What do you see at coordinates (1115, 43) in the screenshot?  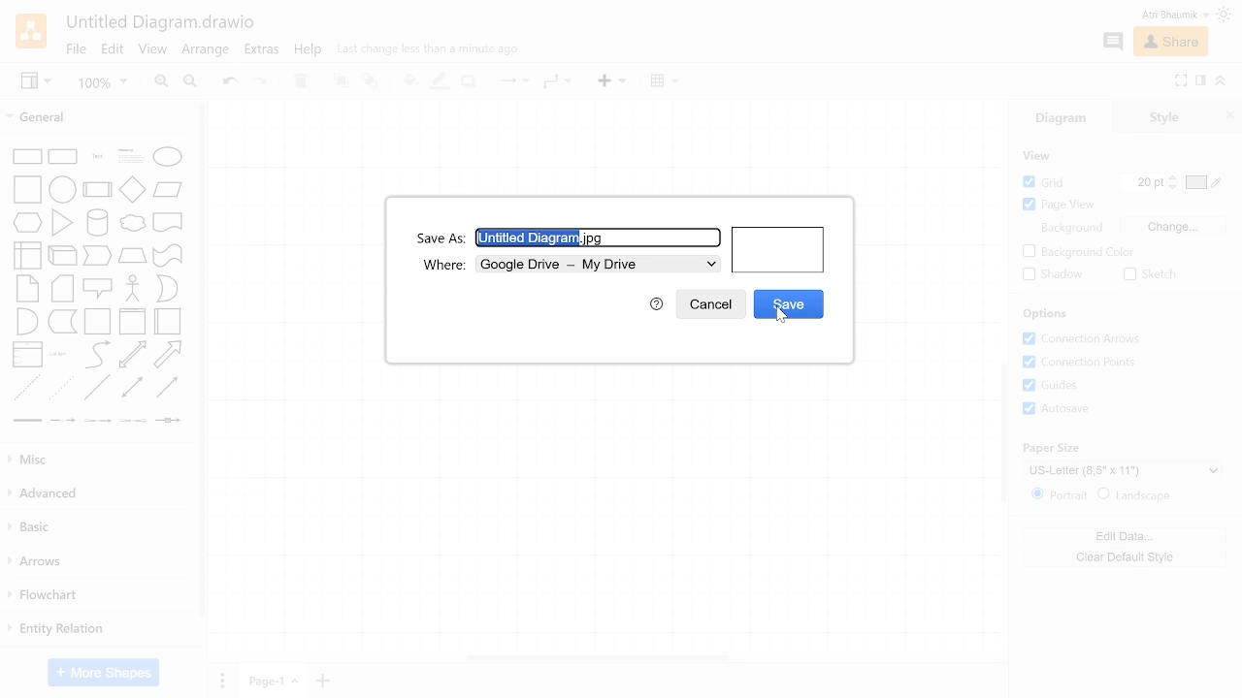 I see `Comment` at bounding box center [1115, 43].